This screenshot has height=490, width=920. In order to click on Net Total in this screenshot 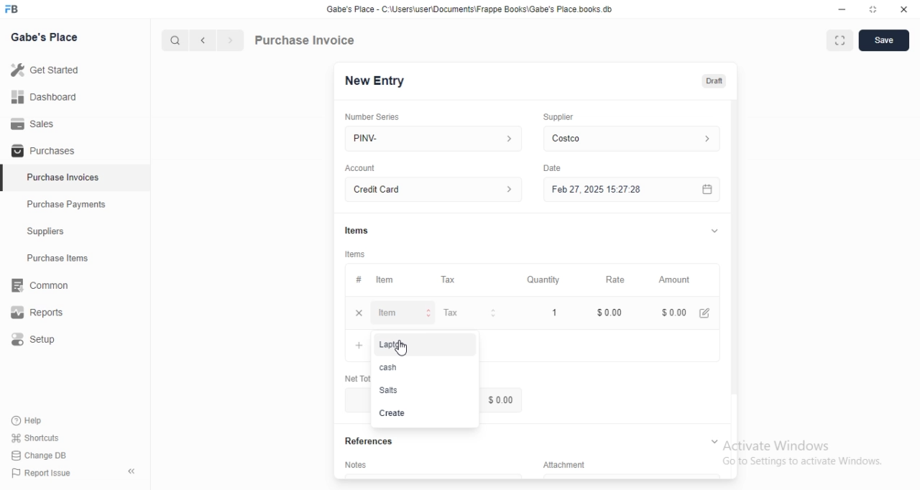, I will do `click(356, 378)`.